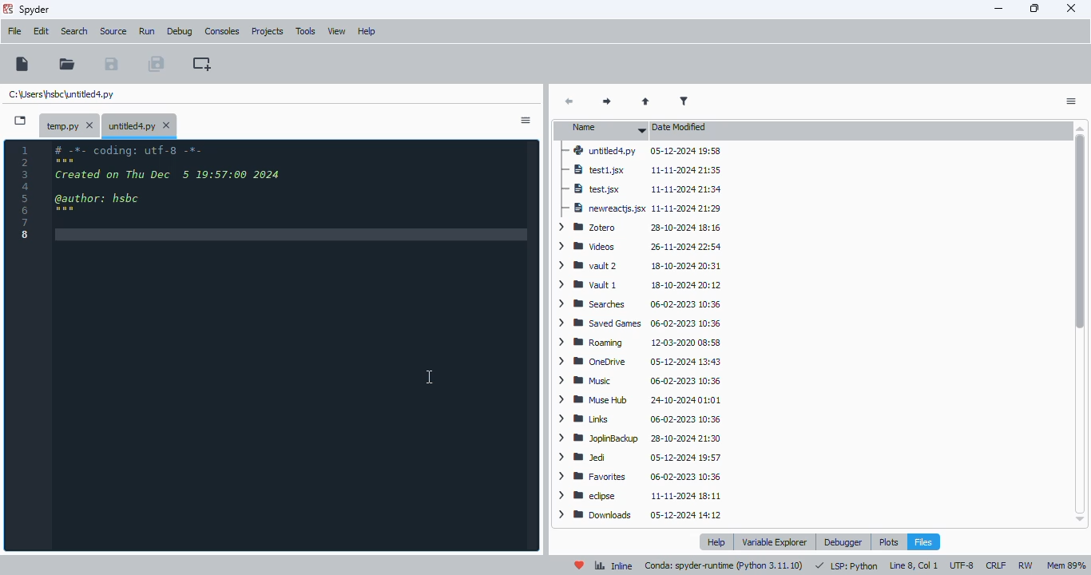 The width and height of the screenshot is (1091, 575). Describe the element at coordinates (646, 101) in the screenshot. I see `parent` at that location.